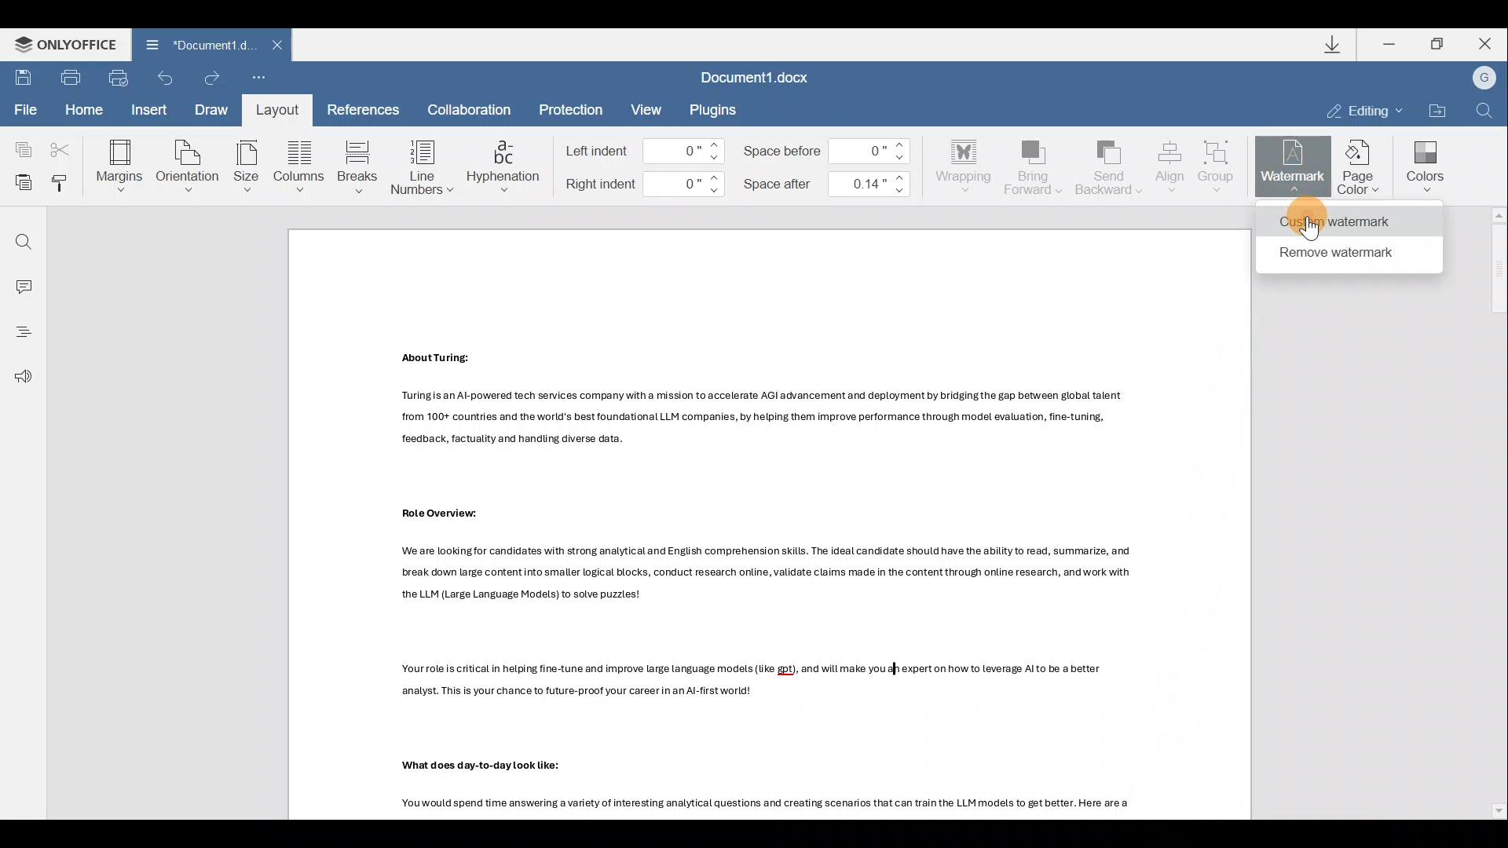  I want to click on Find, so click(22, 237).